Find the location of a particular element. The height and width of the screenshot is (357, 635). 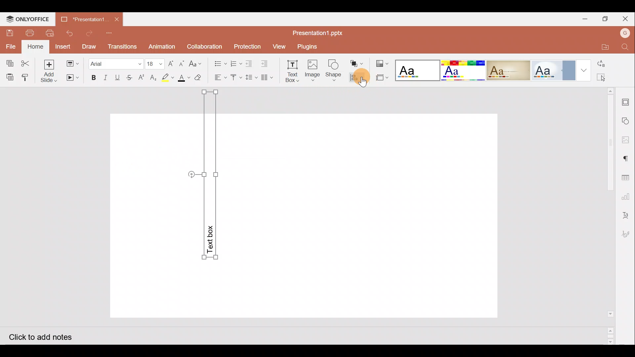

Presentation1.pptx is located at coordinates (319, 31).